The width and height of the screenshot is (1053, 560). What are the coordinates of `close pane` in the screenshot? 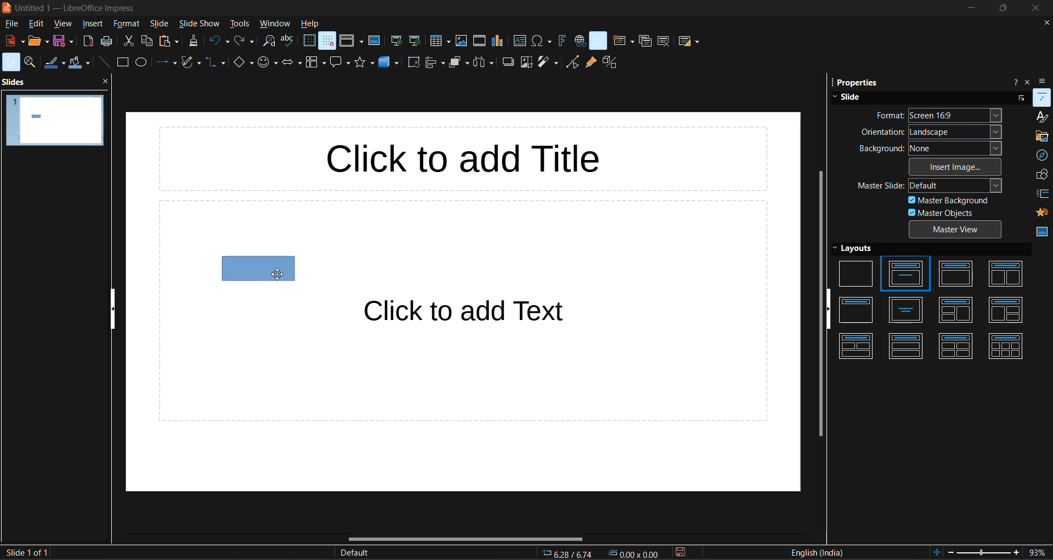 It's located at (104, 82).